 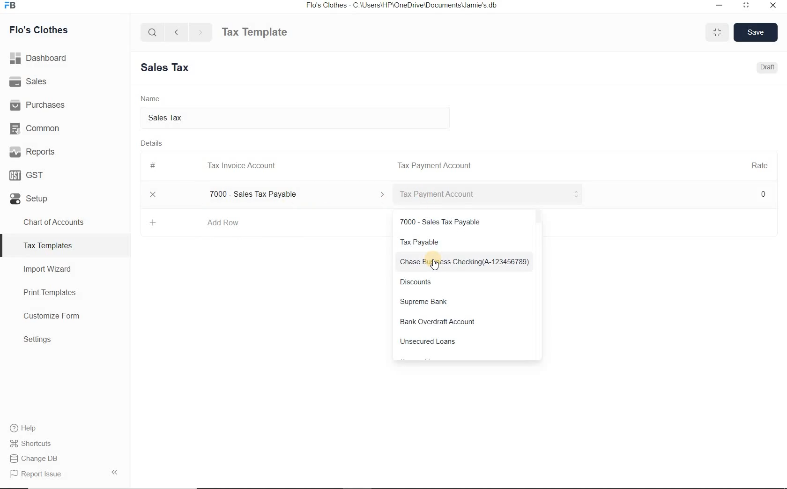 I want to click on Tax Invoice account, so click(x=489, y=195).